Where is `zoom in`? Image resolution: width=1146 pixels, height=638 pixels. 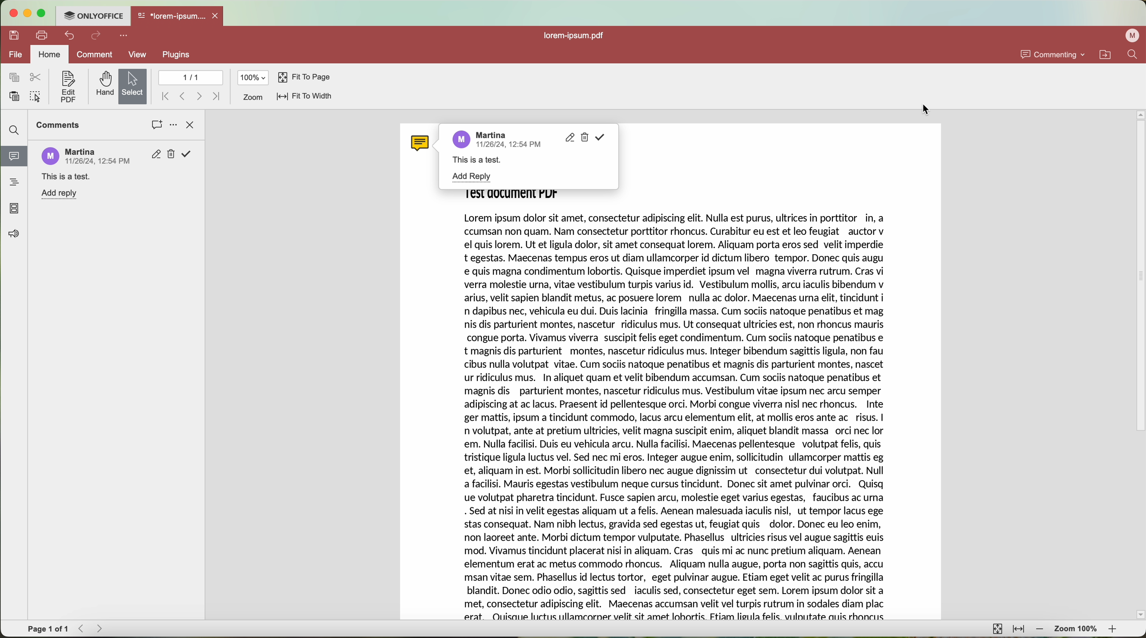 zoom in is located at coordinates (1115, 630).